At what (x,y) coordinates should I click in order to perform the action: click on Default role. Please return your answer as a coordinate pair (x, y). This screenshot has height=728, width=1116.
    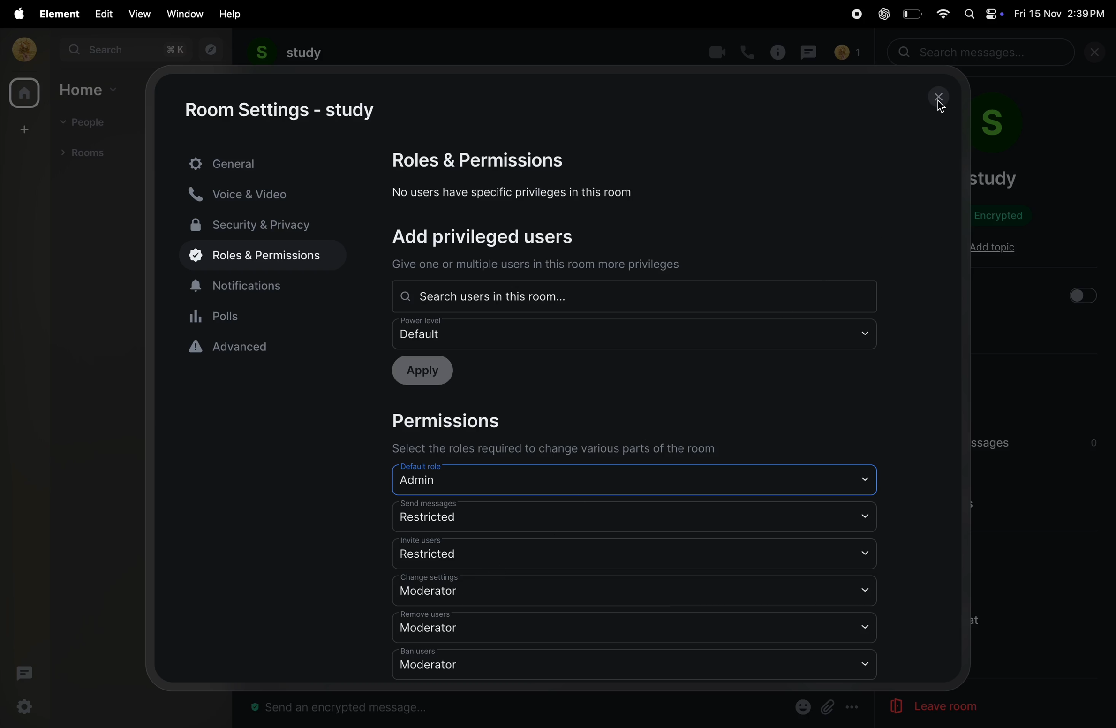
    Looking at the image, I should click on (631, 479).